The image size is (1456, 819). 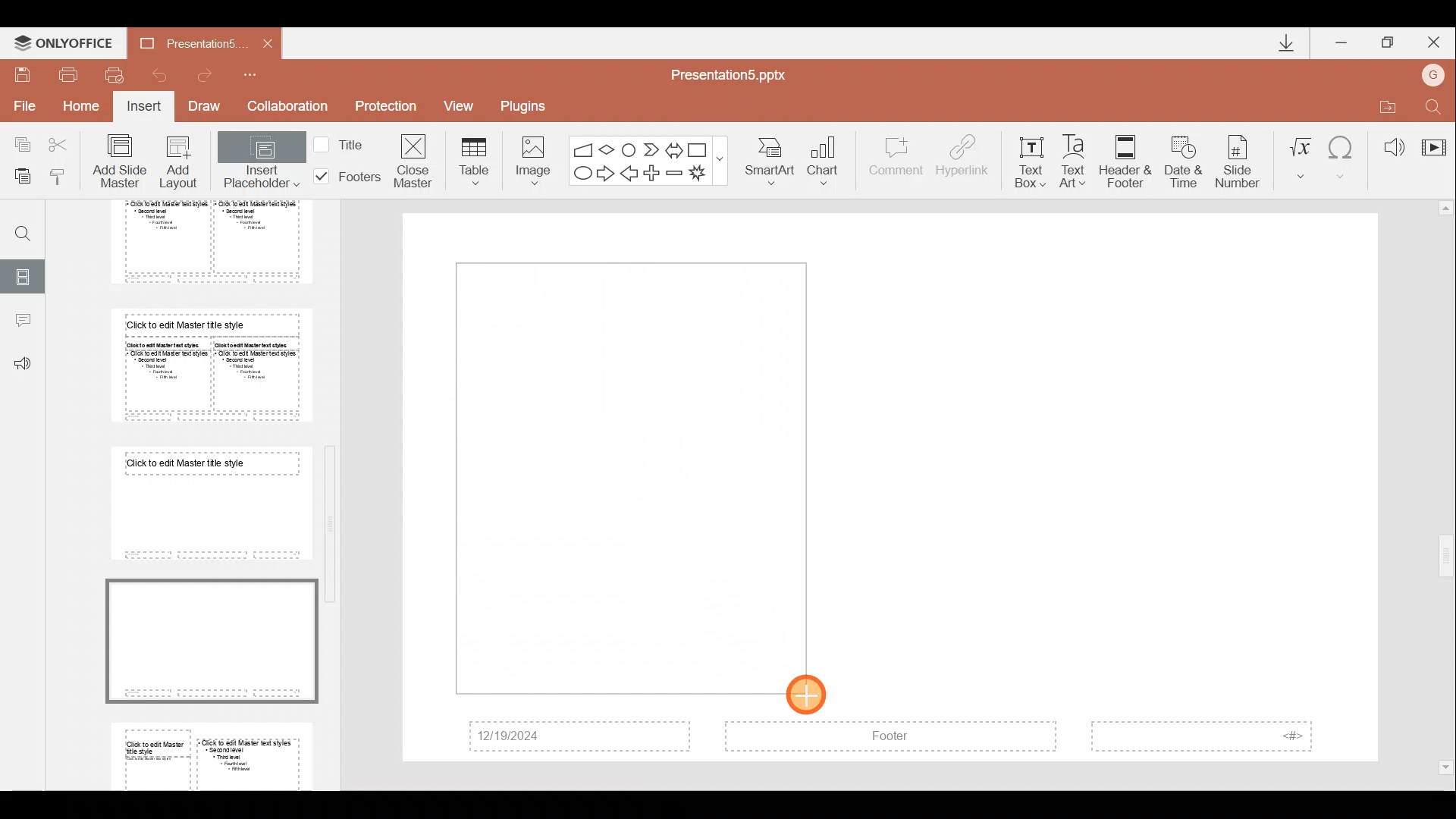 I want to click on Close masters, so click(x=415, y=160).